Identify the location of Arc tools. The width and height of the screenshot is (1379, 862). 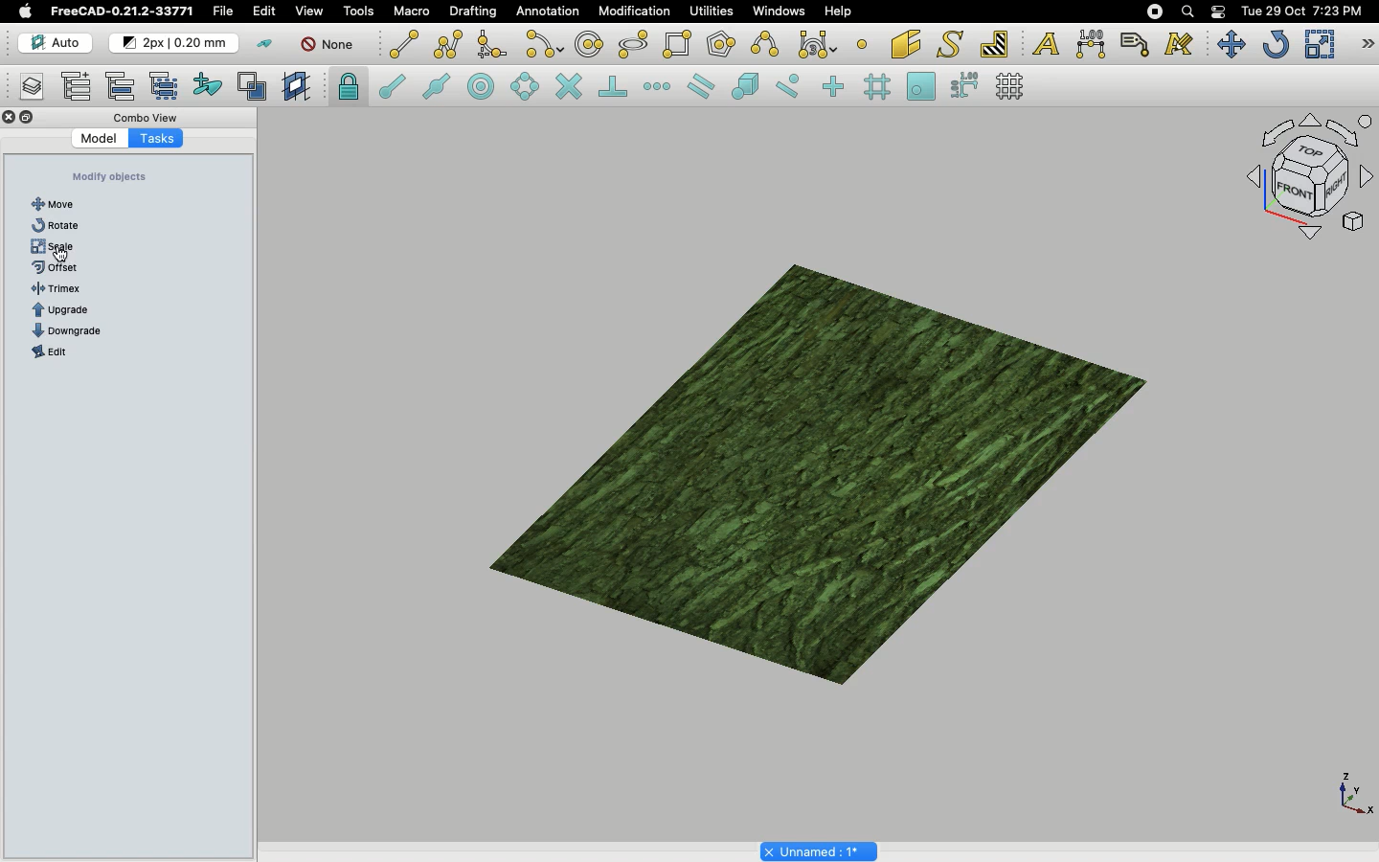
(542, 44).